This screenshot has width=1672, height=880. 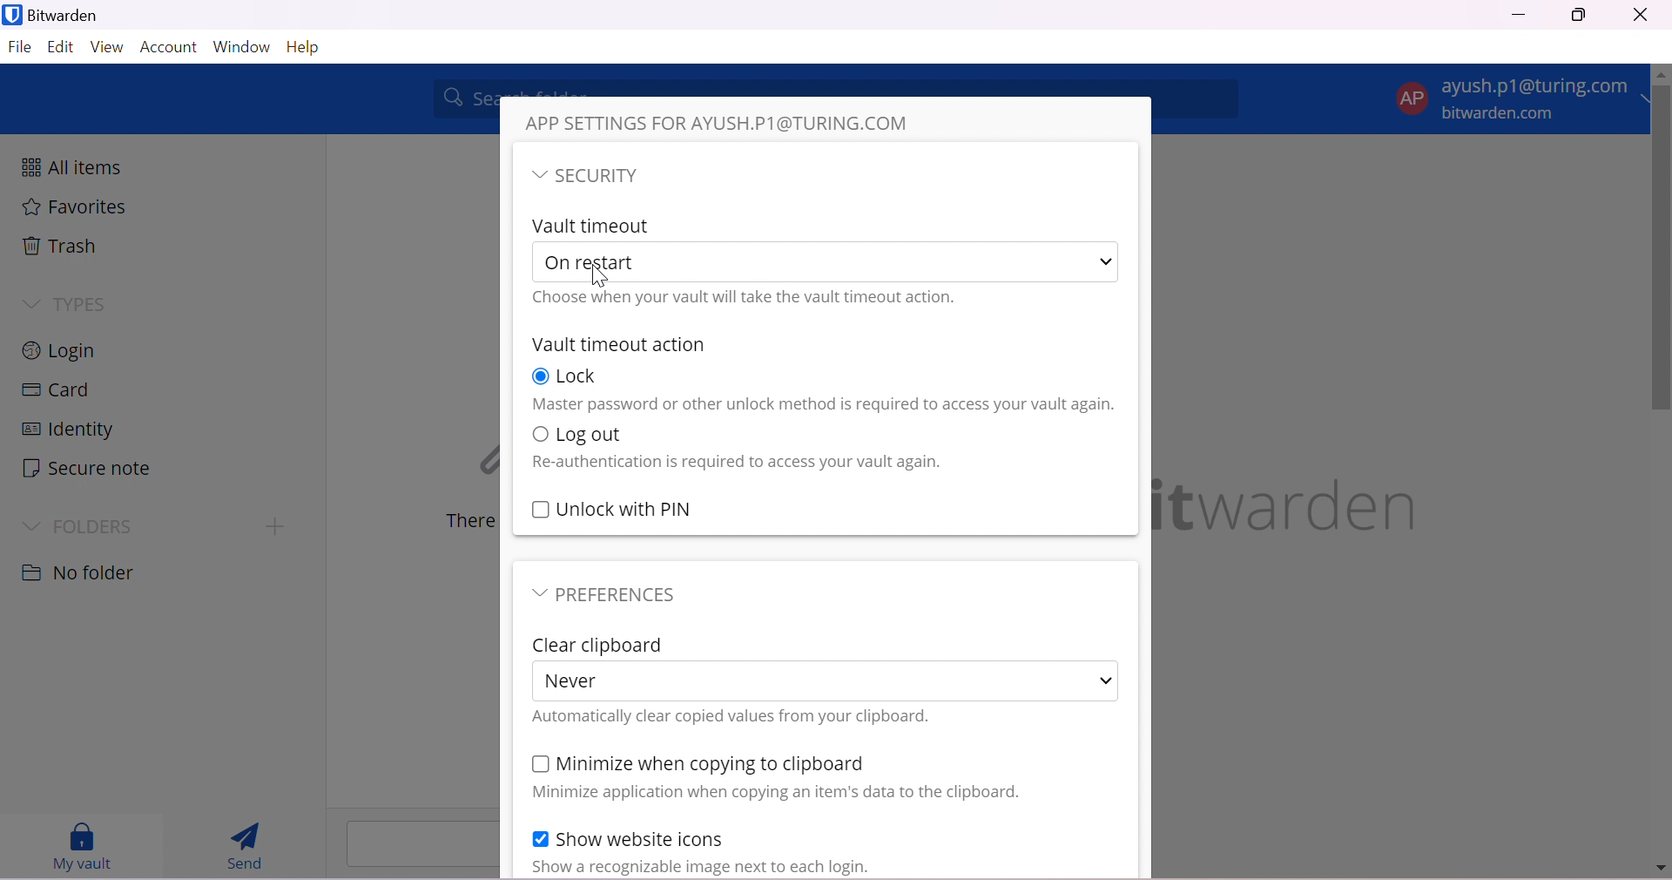 I want to click on Minimize when copying to clipboard., so click(x=711, y=764).